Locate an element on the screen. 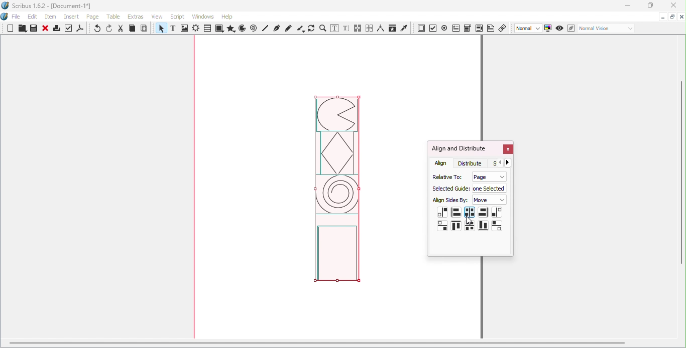 Image resolution: width=686 pixels, height=348 pixels. Go back is located at coordinates (500, 163).